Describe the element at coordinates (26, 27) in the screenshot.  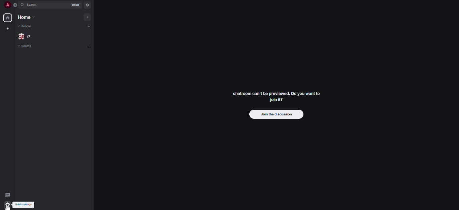
I see `people` at that location.